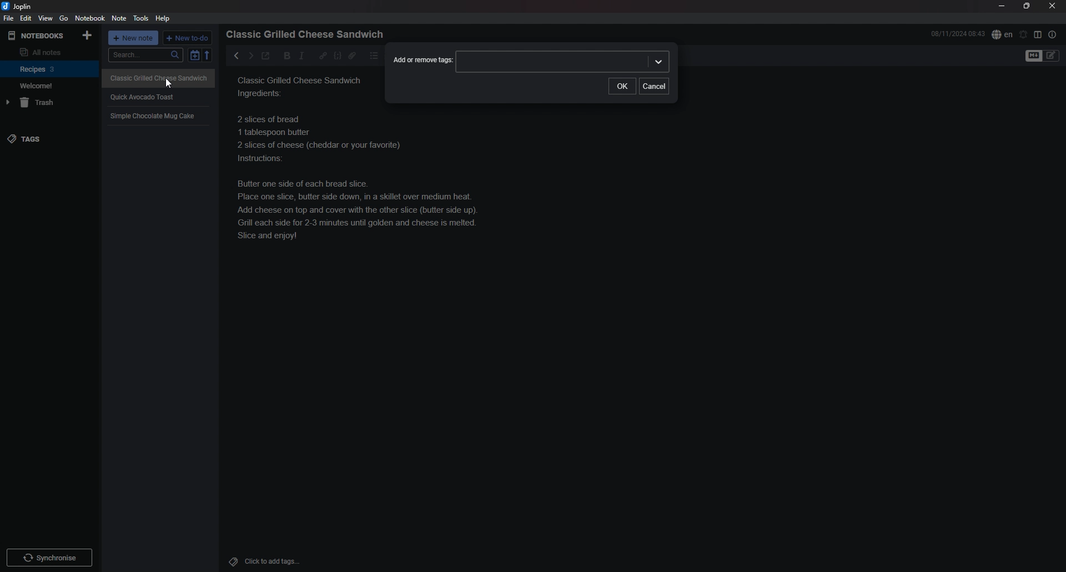 The image size is (1066, 572). What do you see at coordinates (1038, 34) in the screenshot?
I see `toggle editor layout` at bounding box center [1038, 34].